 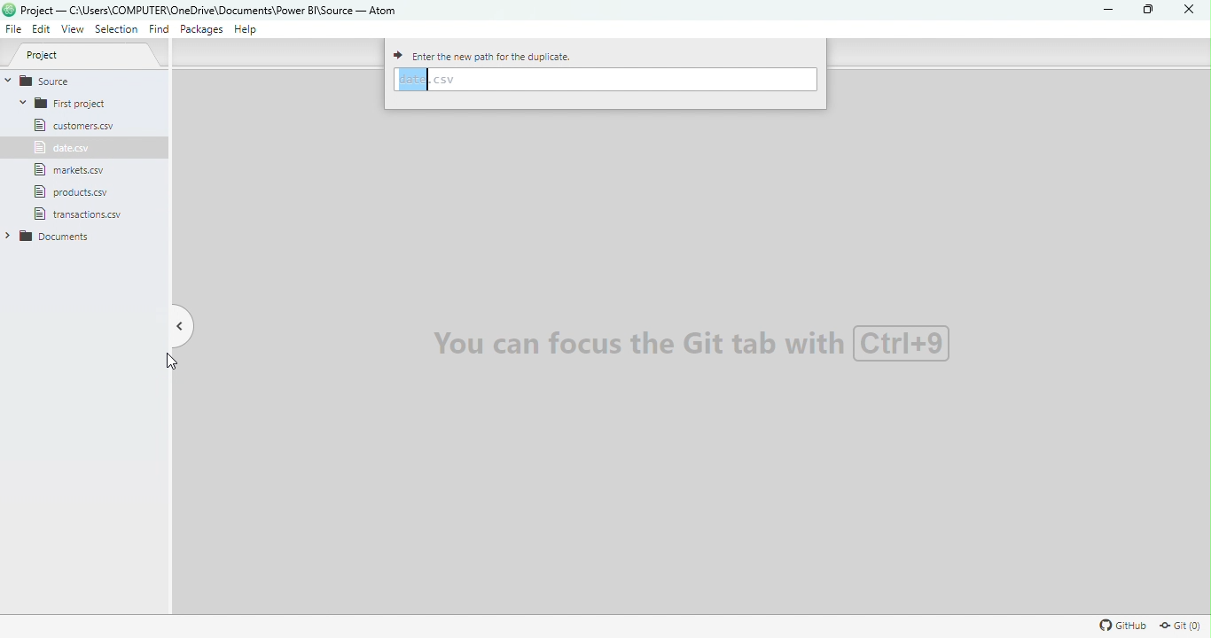 I want to click on Maximize, so click(x=1145, y=10).